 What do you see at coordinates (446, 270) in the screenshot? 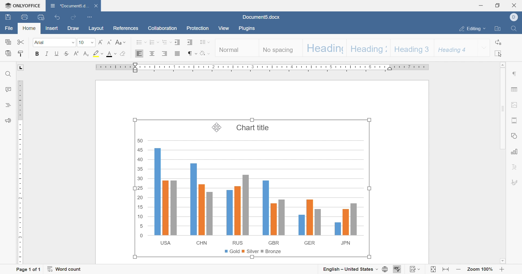
I see `fit to width` at bounding box center [446, 270].